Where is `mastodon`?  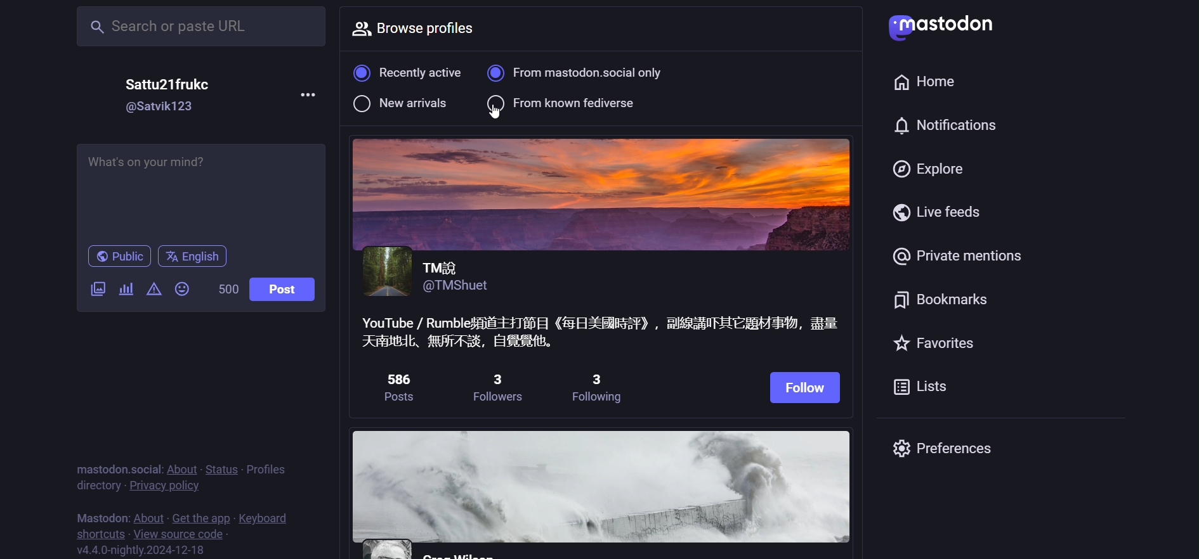 mastodon is located at coordinates (950, 27).